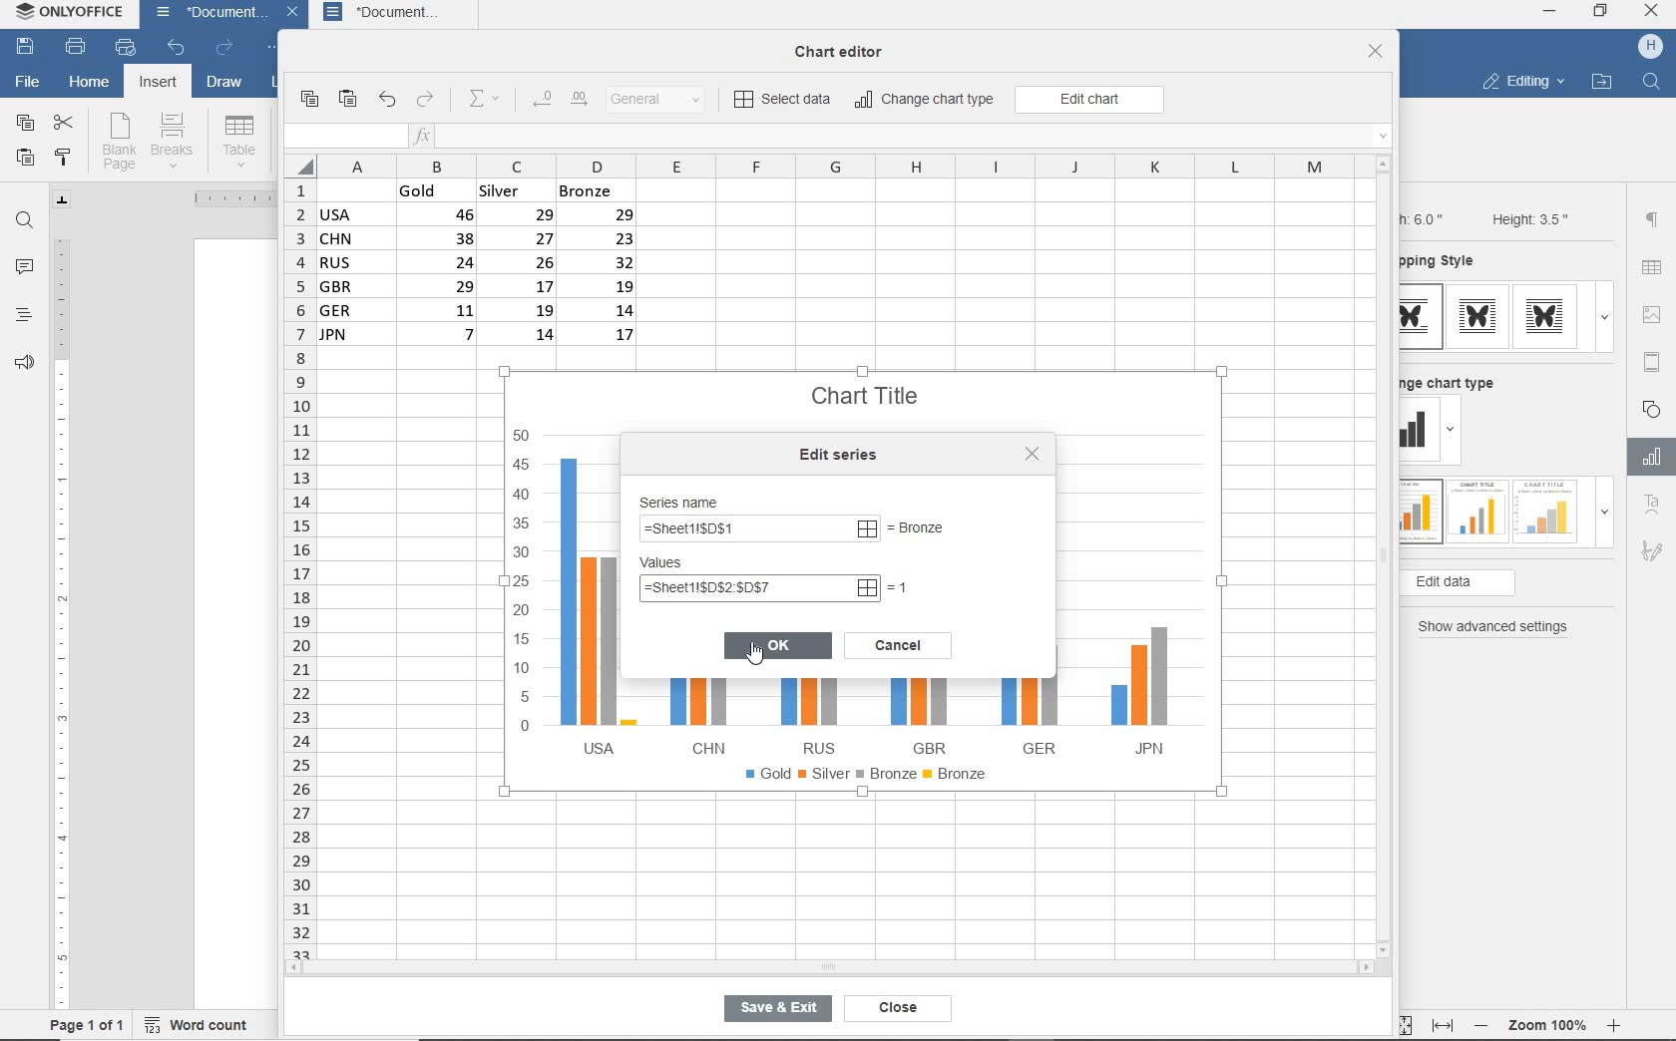 Image resolution: width=1676 pixels, height=1041 pixels. Describe the element at coordinates (828, 967) in the screenshot. I see `horizontal scroll bar` at that location.